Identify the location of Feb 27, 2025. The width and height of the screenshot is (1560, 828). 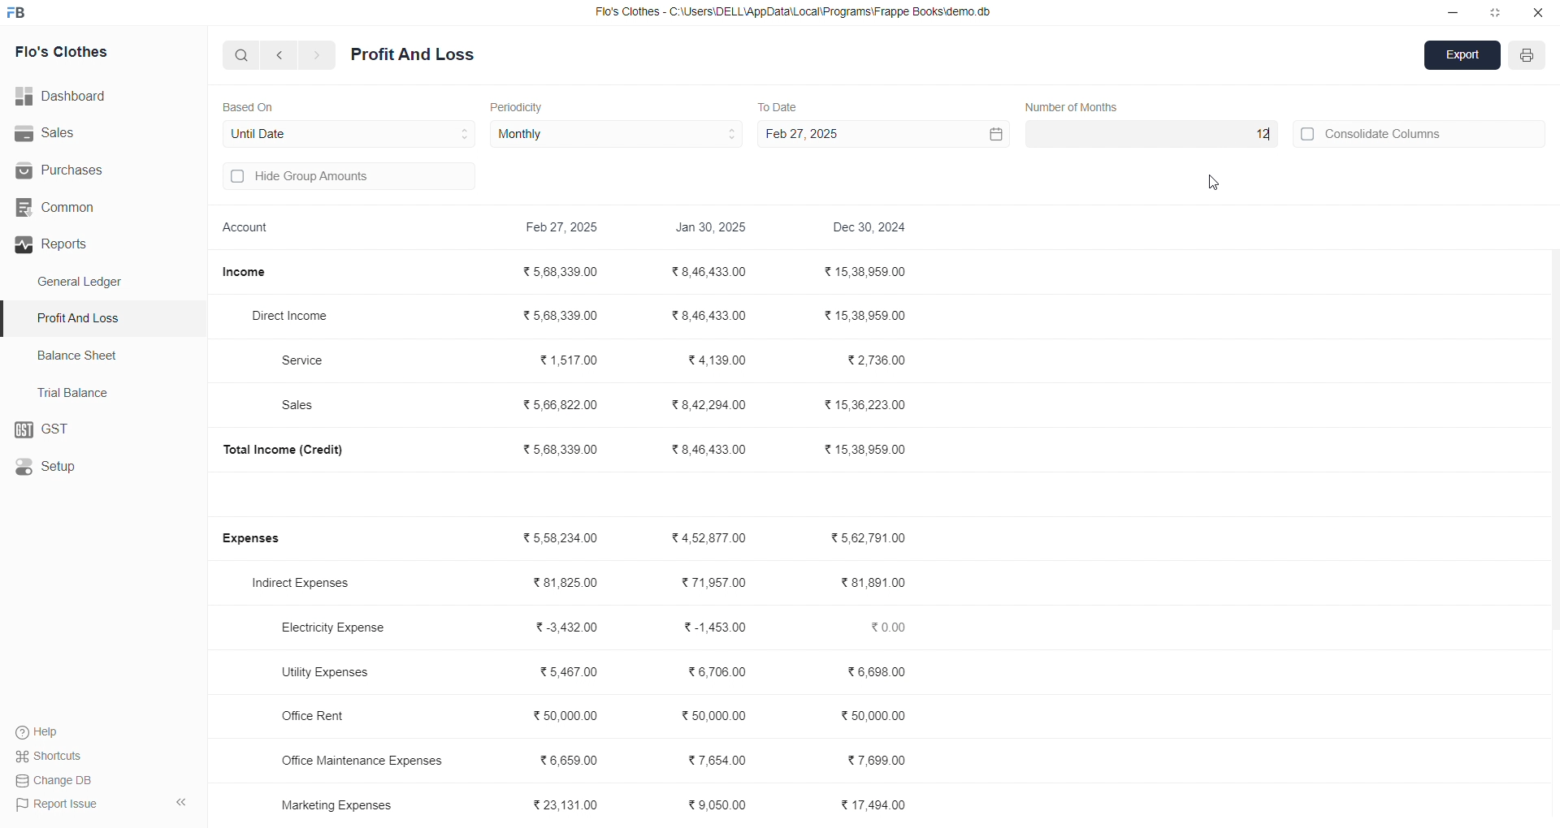
(565, 229).